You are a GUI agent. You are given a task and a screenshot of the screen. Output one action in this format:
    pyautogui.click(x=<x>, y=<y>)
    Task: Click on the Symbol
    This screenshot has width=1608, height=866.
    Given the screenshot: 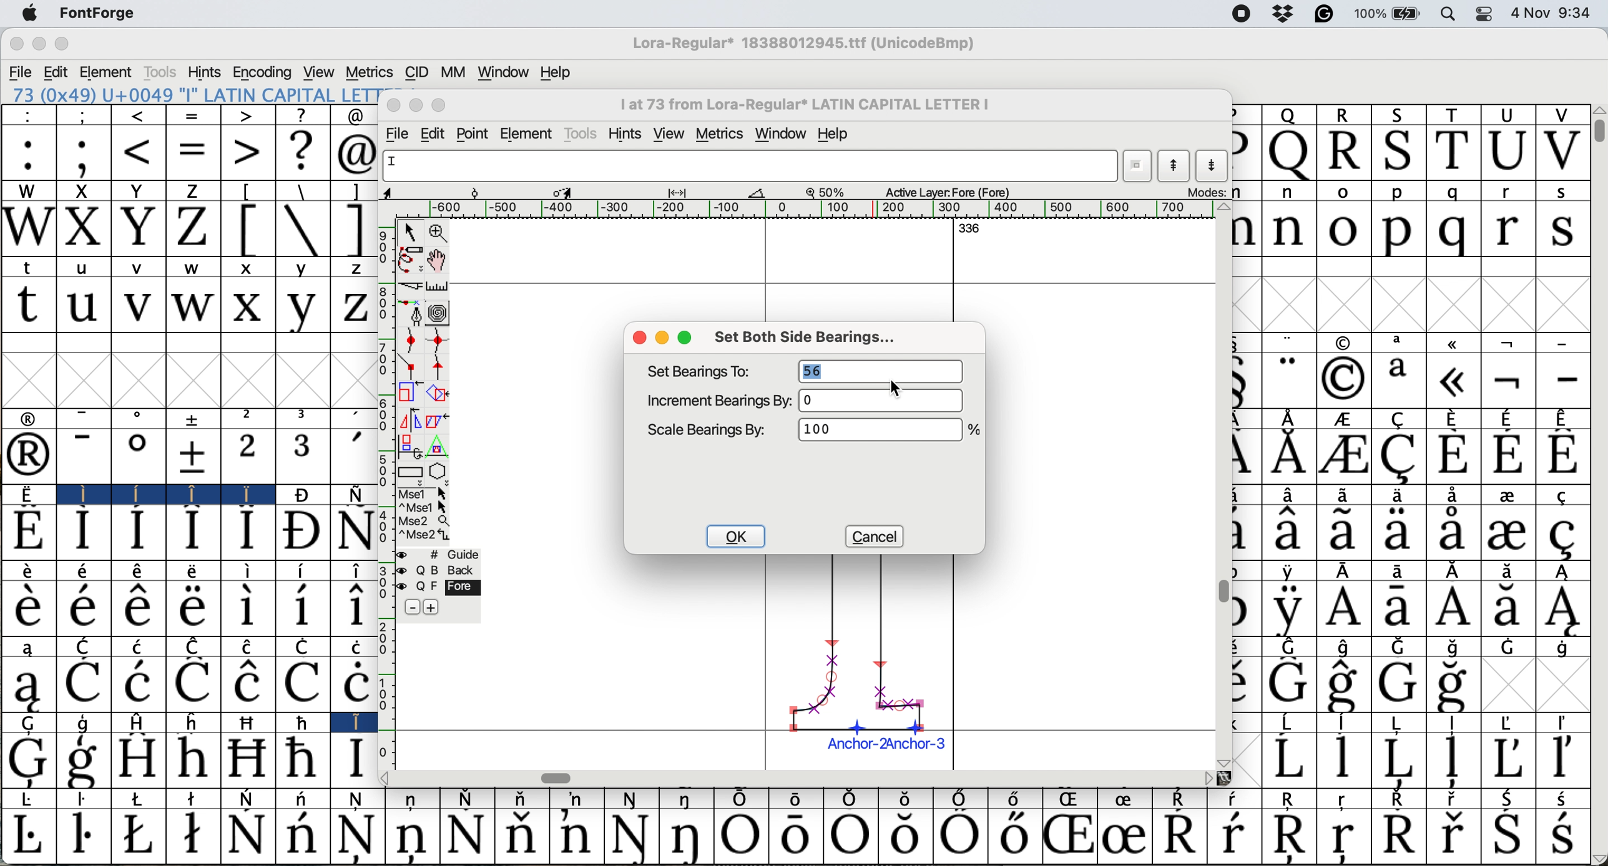 What is the action you would take?
    pyautogui.click(x=413, y=836)
    